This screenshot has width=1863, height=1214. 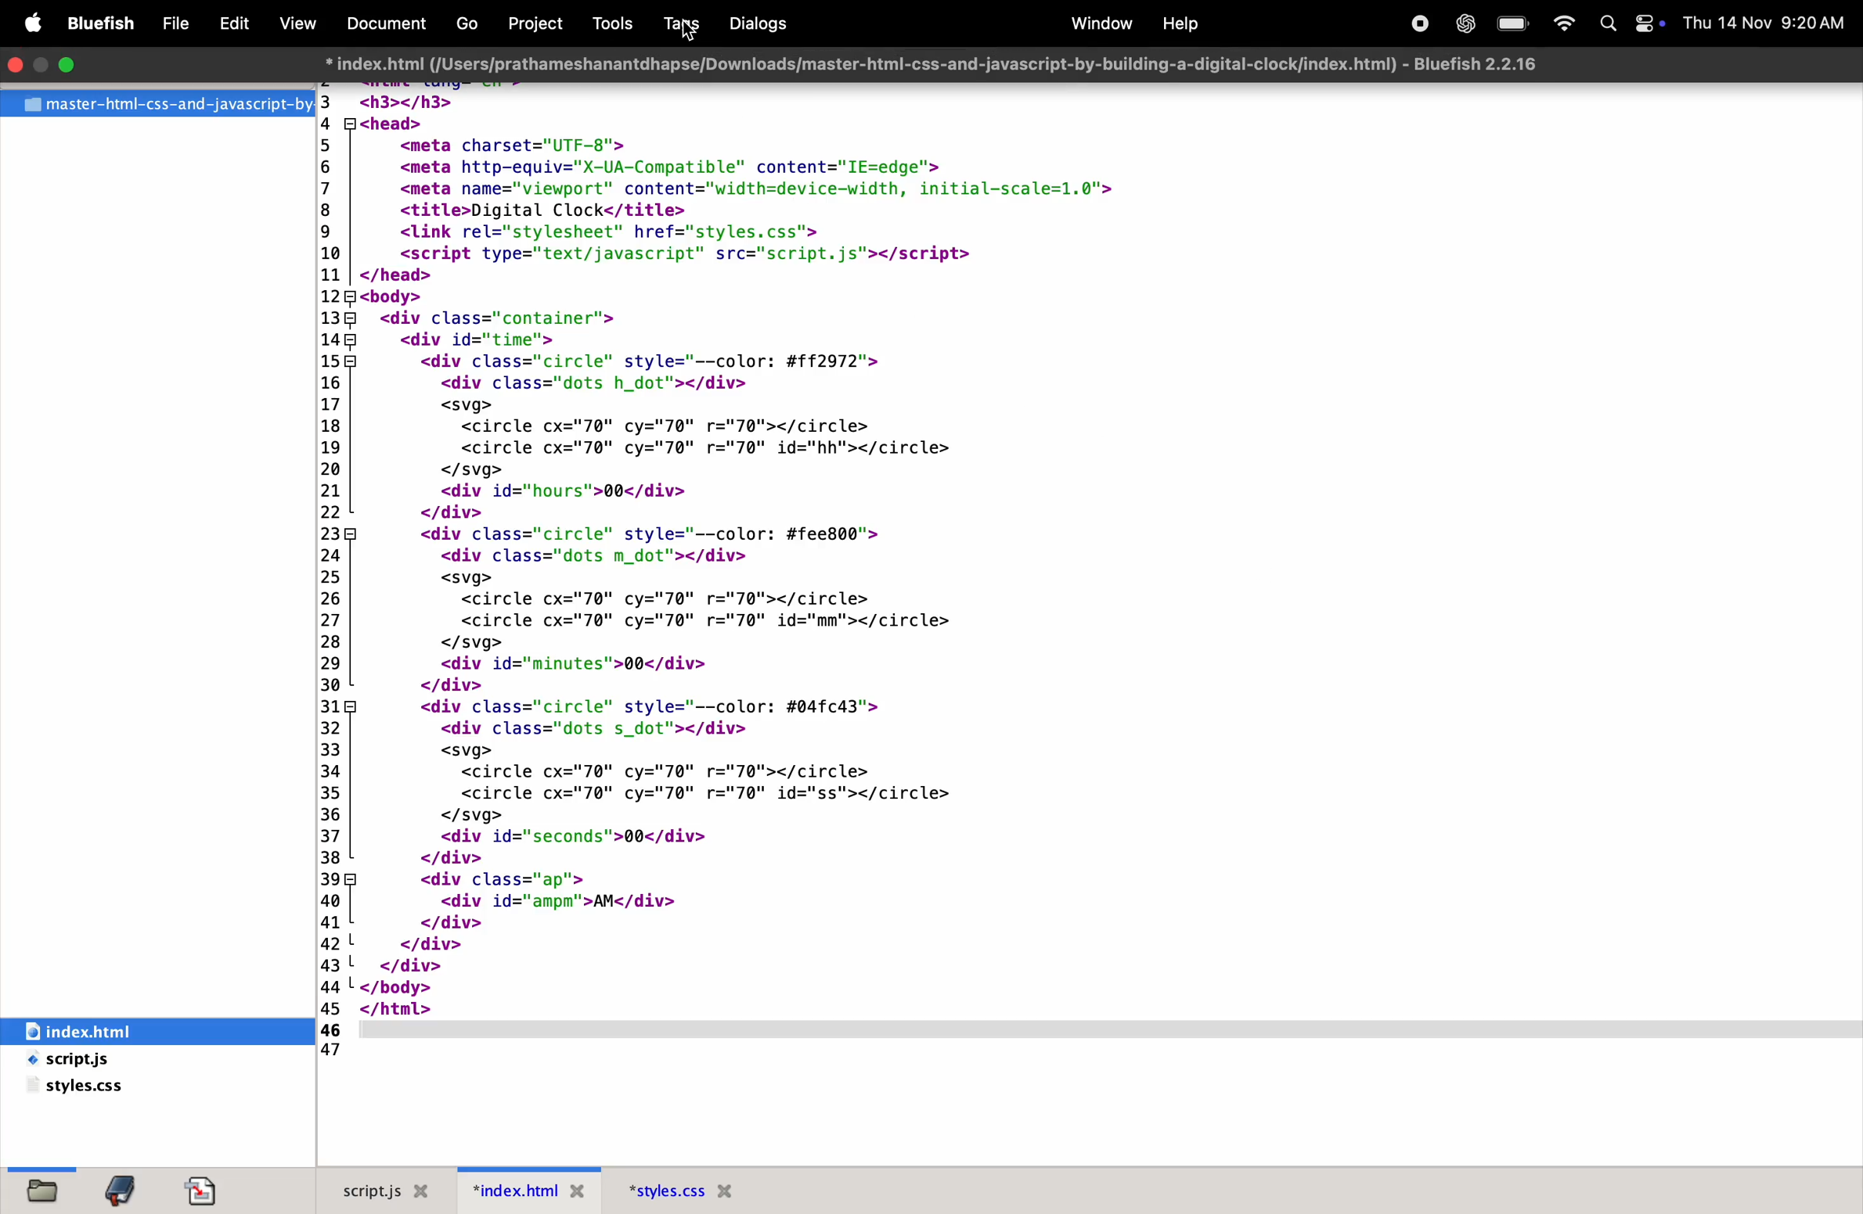 What do you see at coordinates (298, 23) in the screenshot?
I see `View` at bounding box center [298, 23].